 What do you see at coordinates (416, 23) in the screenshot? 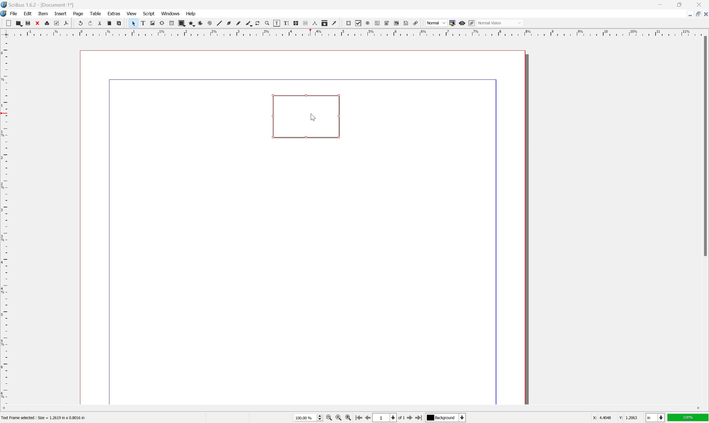
I see `link annotation` at bounding box center [416, 23].